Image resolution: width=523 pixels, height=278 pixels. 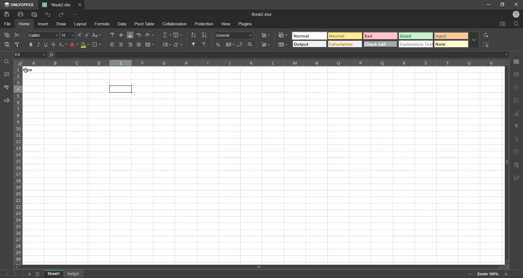 What do you see at coordinates (139, 35) in the screenshot?
I see `wrap text` at bounding box center [139, 35].